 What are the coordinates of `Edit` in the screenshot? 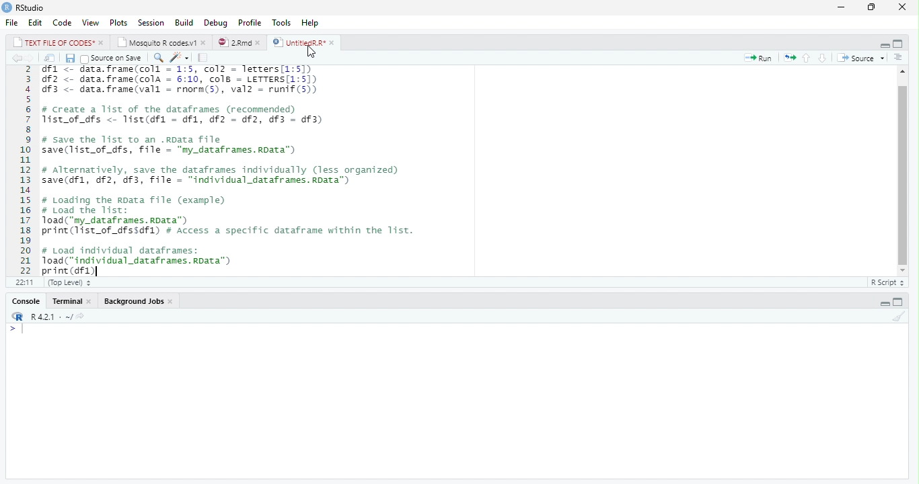 It's located at (36, 22).